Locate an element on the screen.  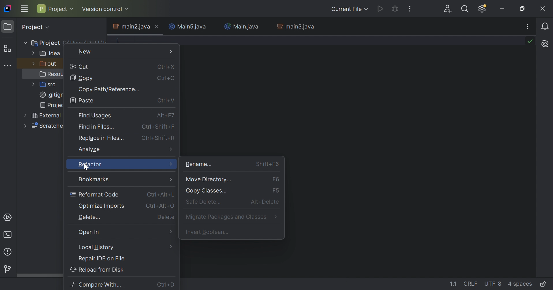
Reformat code is located at coordinates (95, 194).